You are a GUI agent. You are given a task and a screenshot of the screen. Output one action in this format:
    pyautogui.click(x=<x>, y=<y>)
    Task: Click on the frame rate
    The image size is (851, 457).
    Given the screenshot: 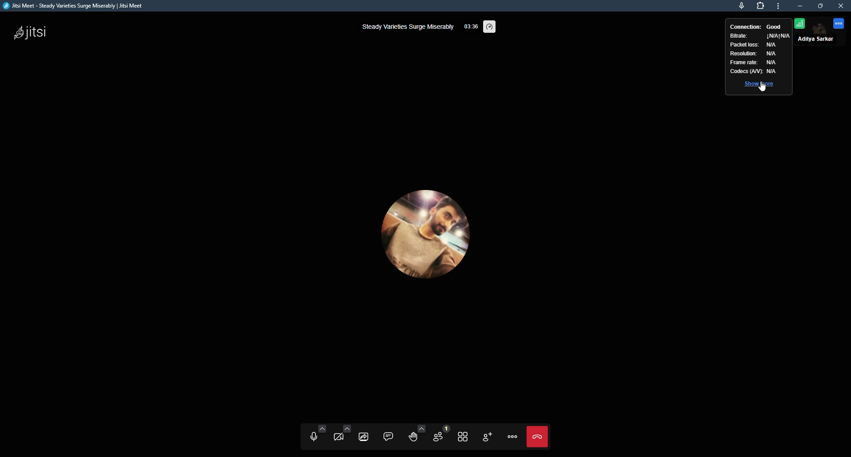 What is the action you would take?
    pyautogui.click(x=742, y=62)
    